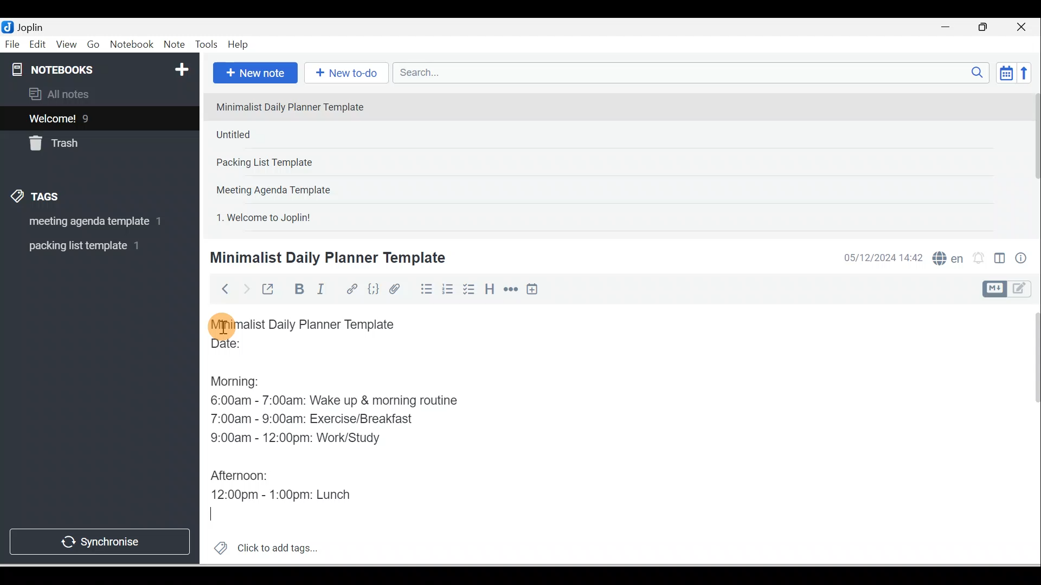  What do you see at coordinates (1022, 259) in the screenshot?
I see `Note properties` at bounding box center [1022, 259].